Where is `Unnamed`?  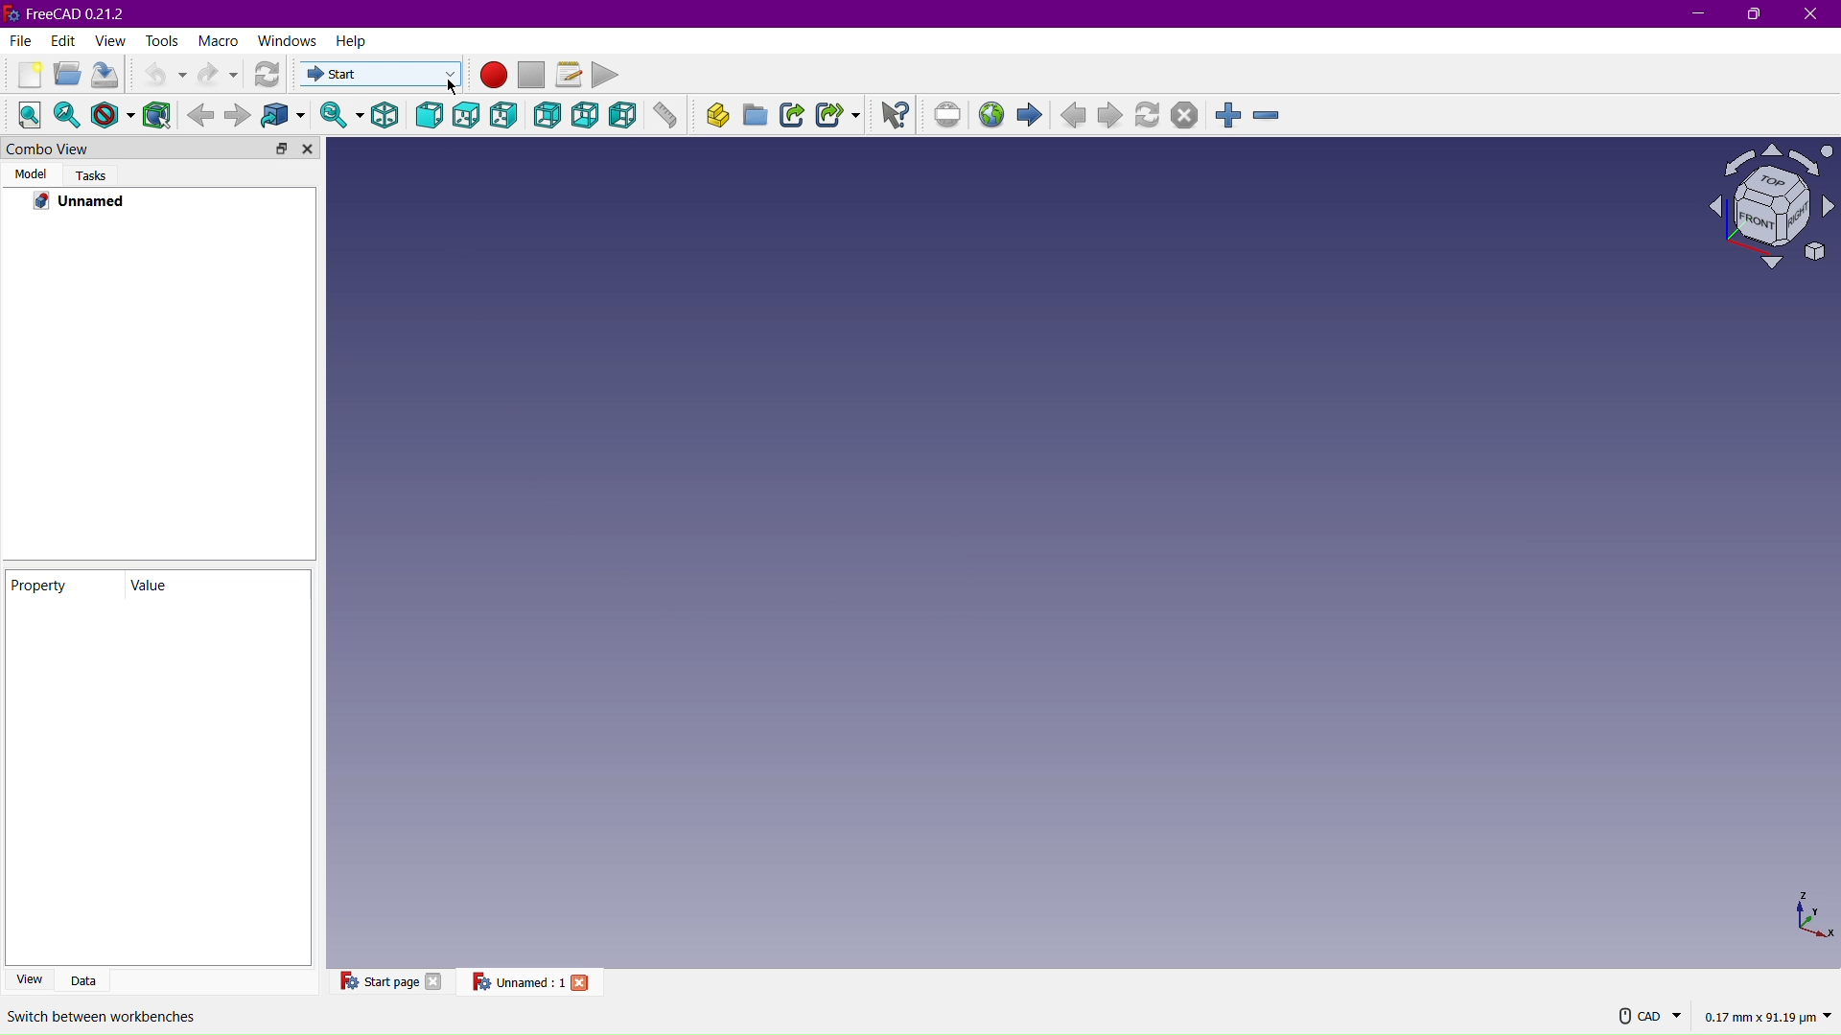 Unnamed is located at coordinates (82, 202).